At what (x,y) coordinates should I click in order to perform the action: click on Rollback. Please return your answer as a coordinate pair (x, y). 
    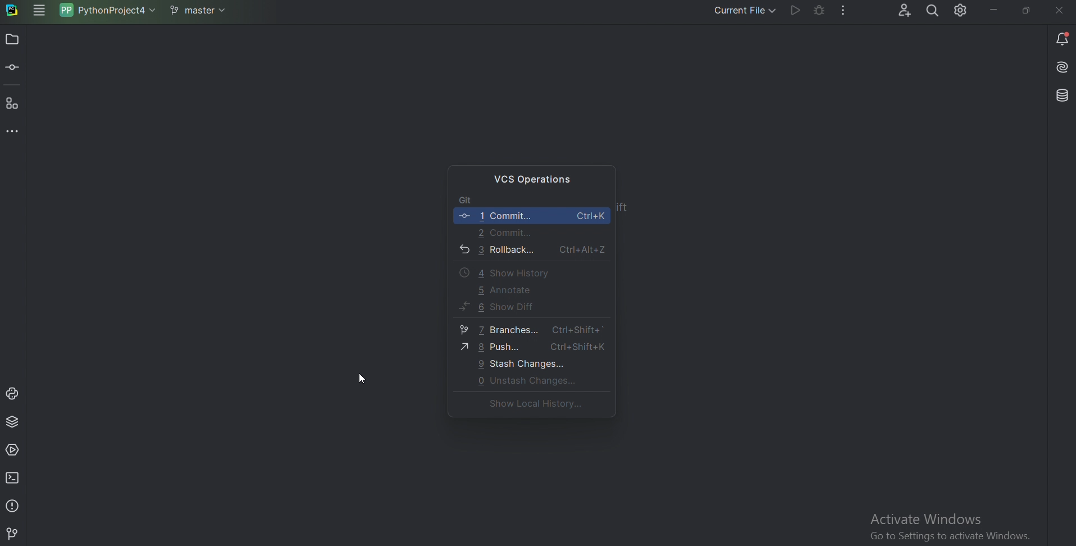
    Looking at the image, I should click on (530, 251).